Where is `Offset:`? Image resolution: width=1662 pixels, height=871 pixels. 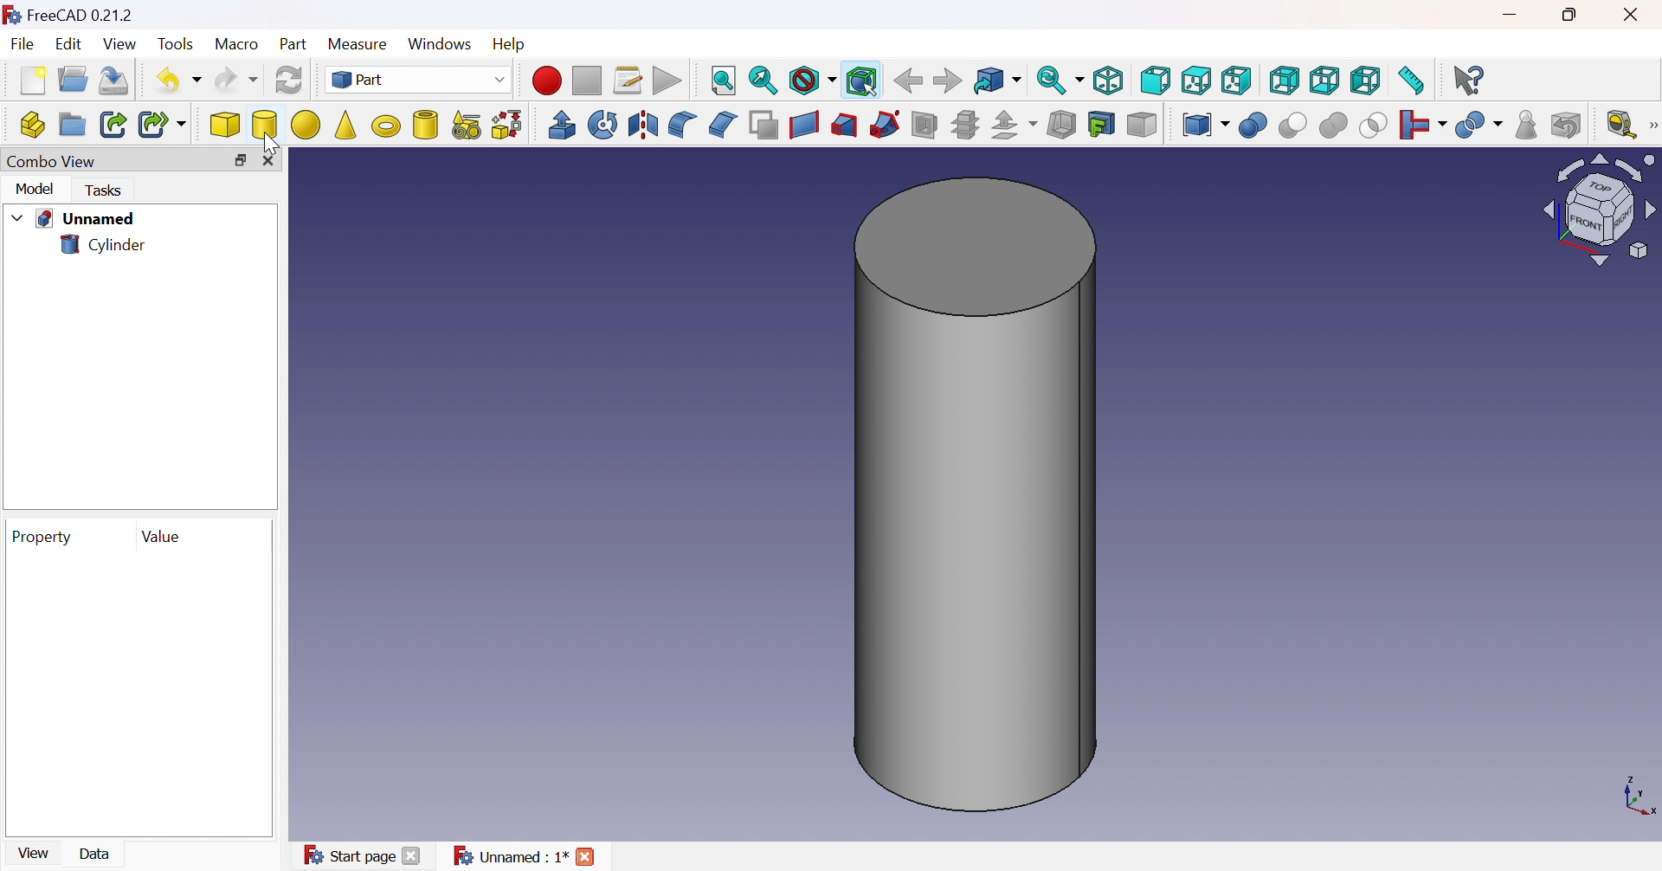
Offset: is located at coordinates (1013, 126).